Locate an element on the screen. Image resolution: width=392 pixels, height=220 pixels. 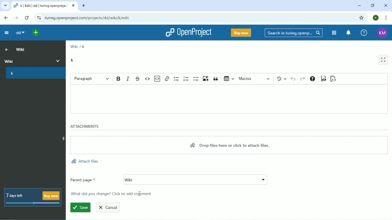
Toggle preview mode is located at coordinates (323, 79).